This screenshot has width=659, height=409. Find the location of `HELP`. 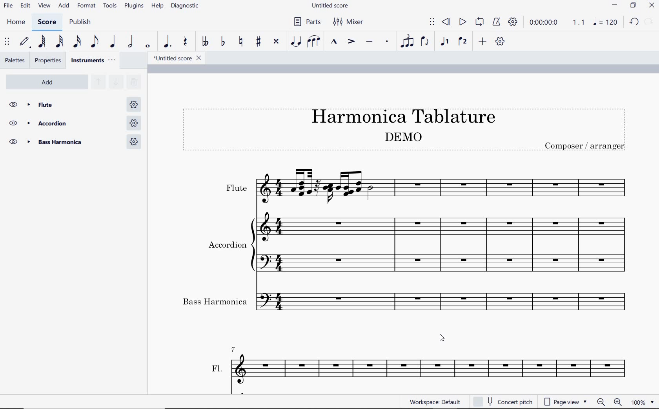

HELP is located at coordinates (158, 6).